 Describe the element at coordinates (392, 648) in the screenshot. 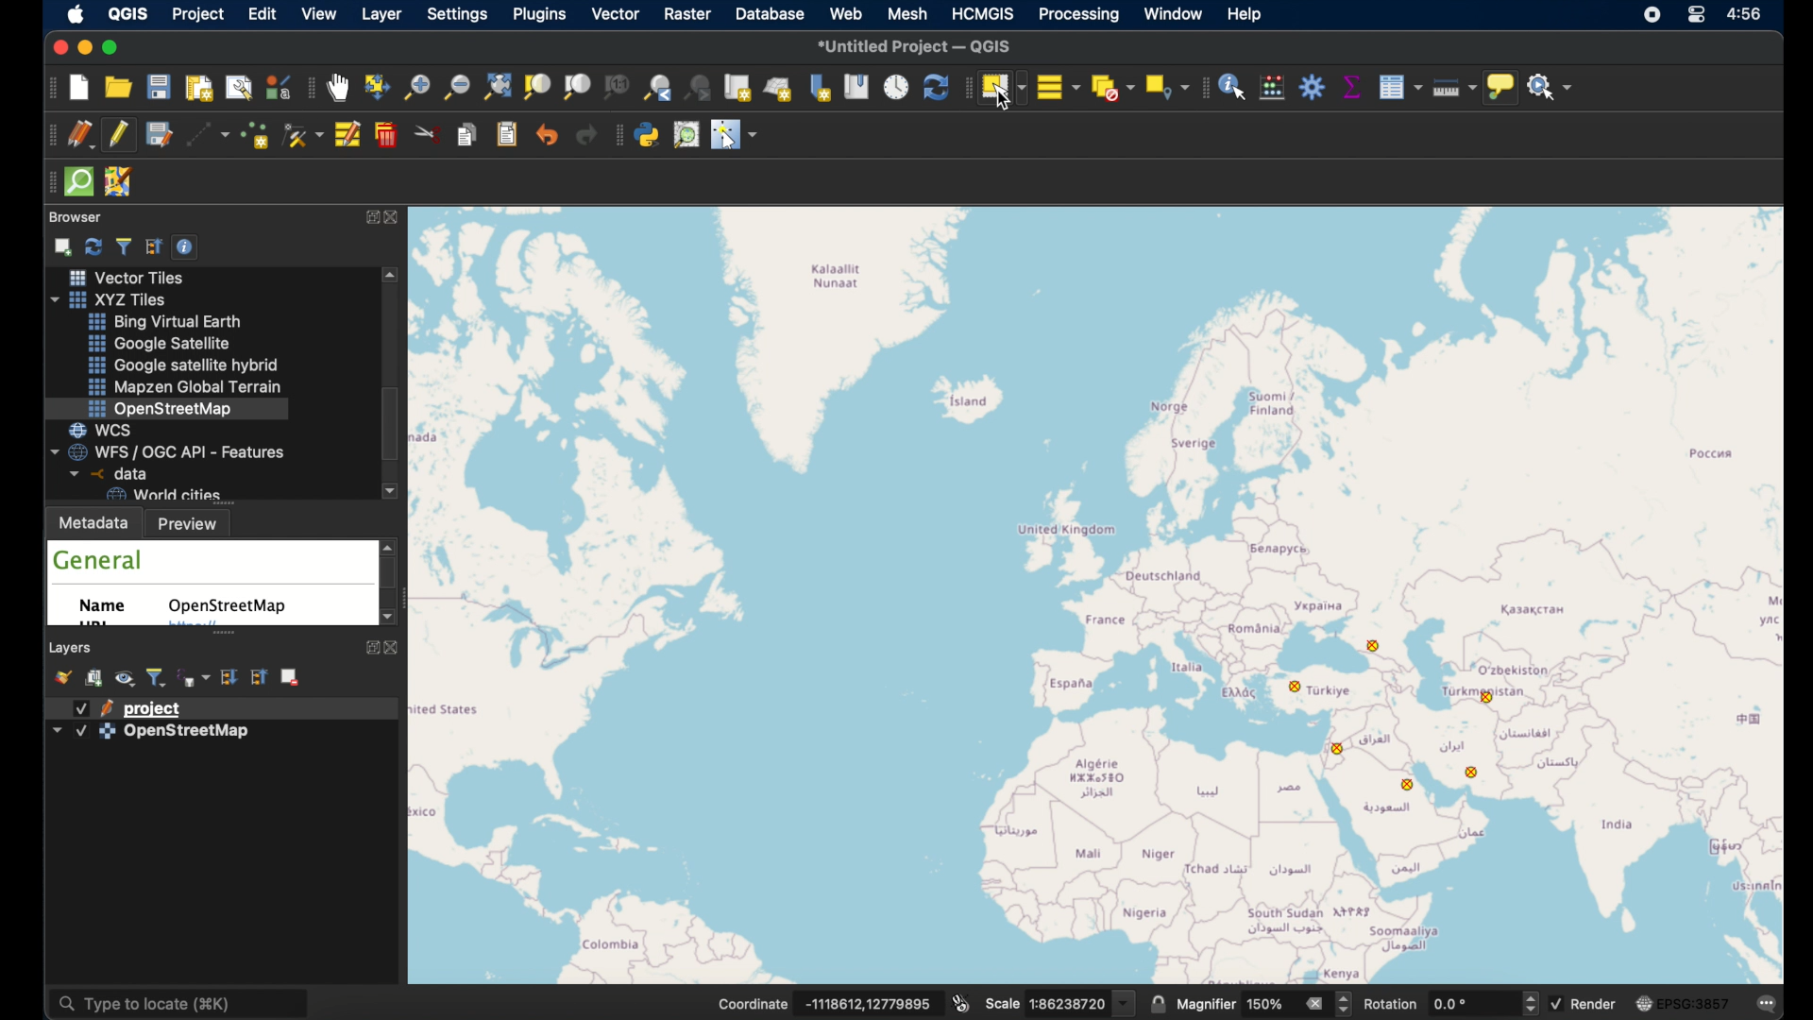

I see `close` at that location.